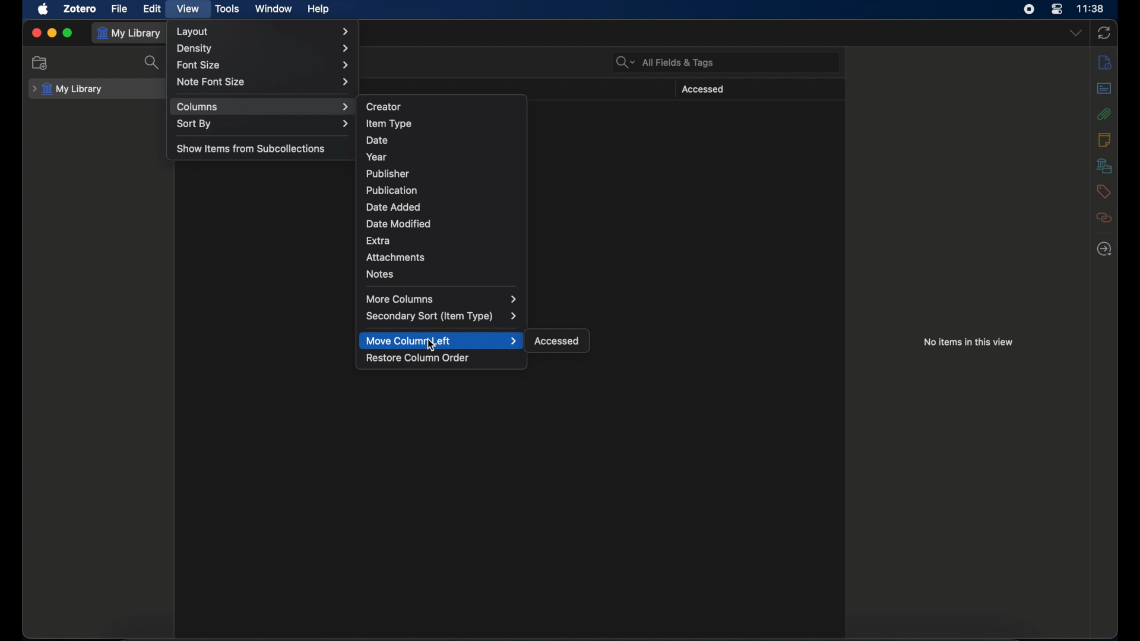  Describe the element at coordinates (391, 190) in the screenshot. I see `publication` at that location.